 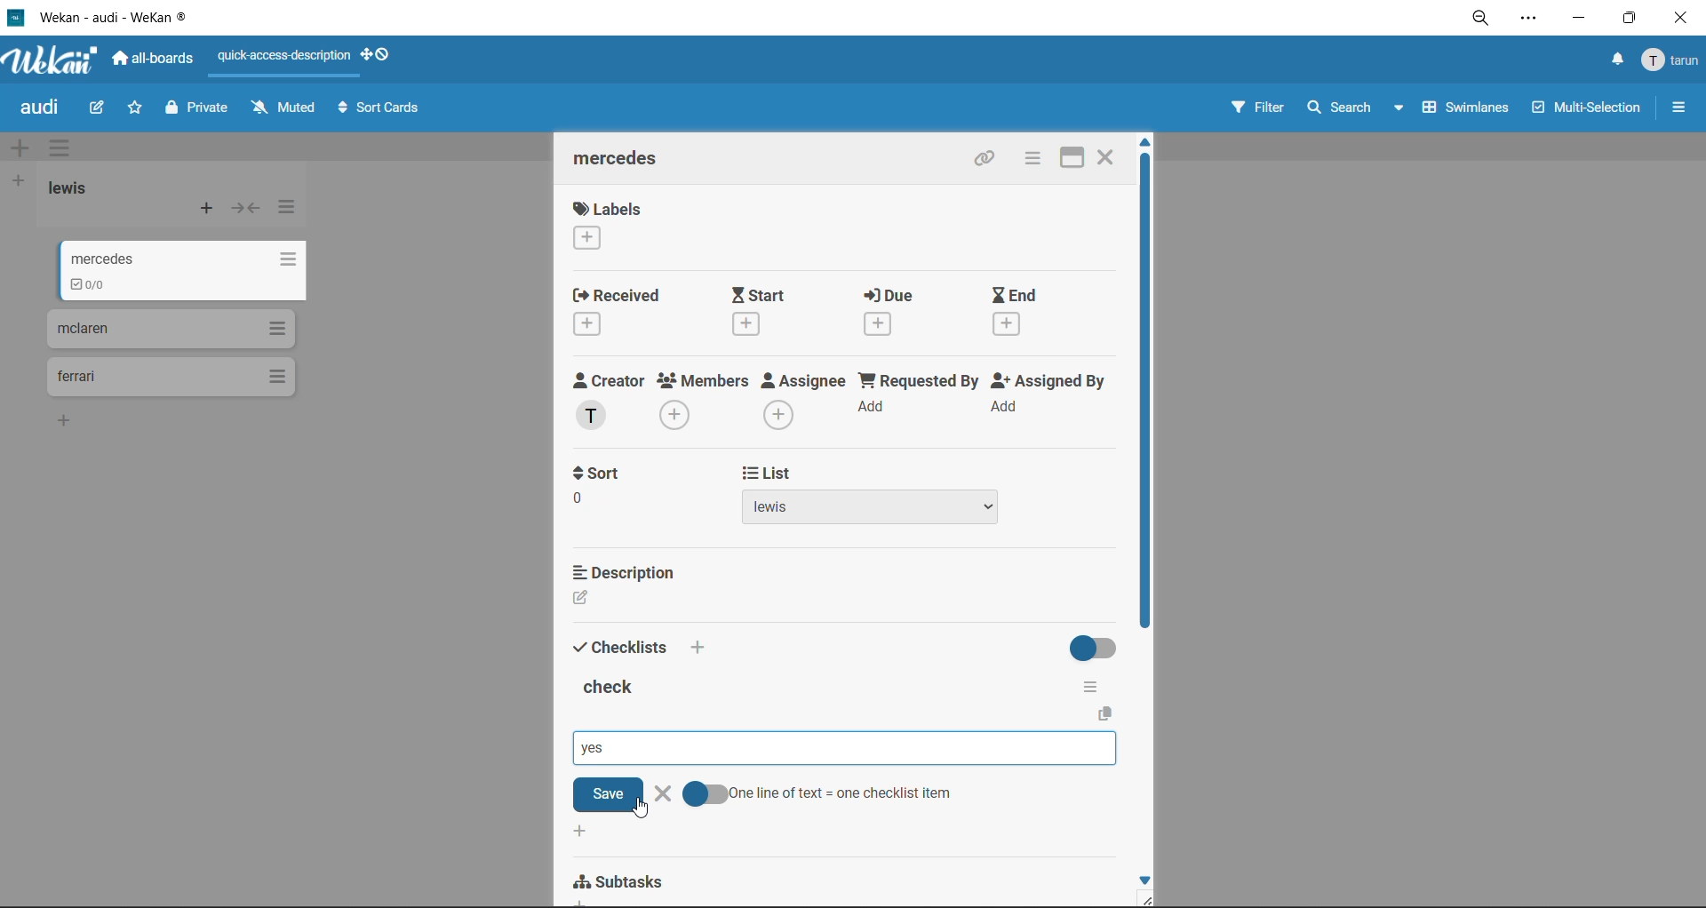 What do you see at coordinates (1613, 60) in the screenshot?
I see `notifications` at bounding box center [1613, 60].